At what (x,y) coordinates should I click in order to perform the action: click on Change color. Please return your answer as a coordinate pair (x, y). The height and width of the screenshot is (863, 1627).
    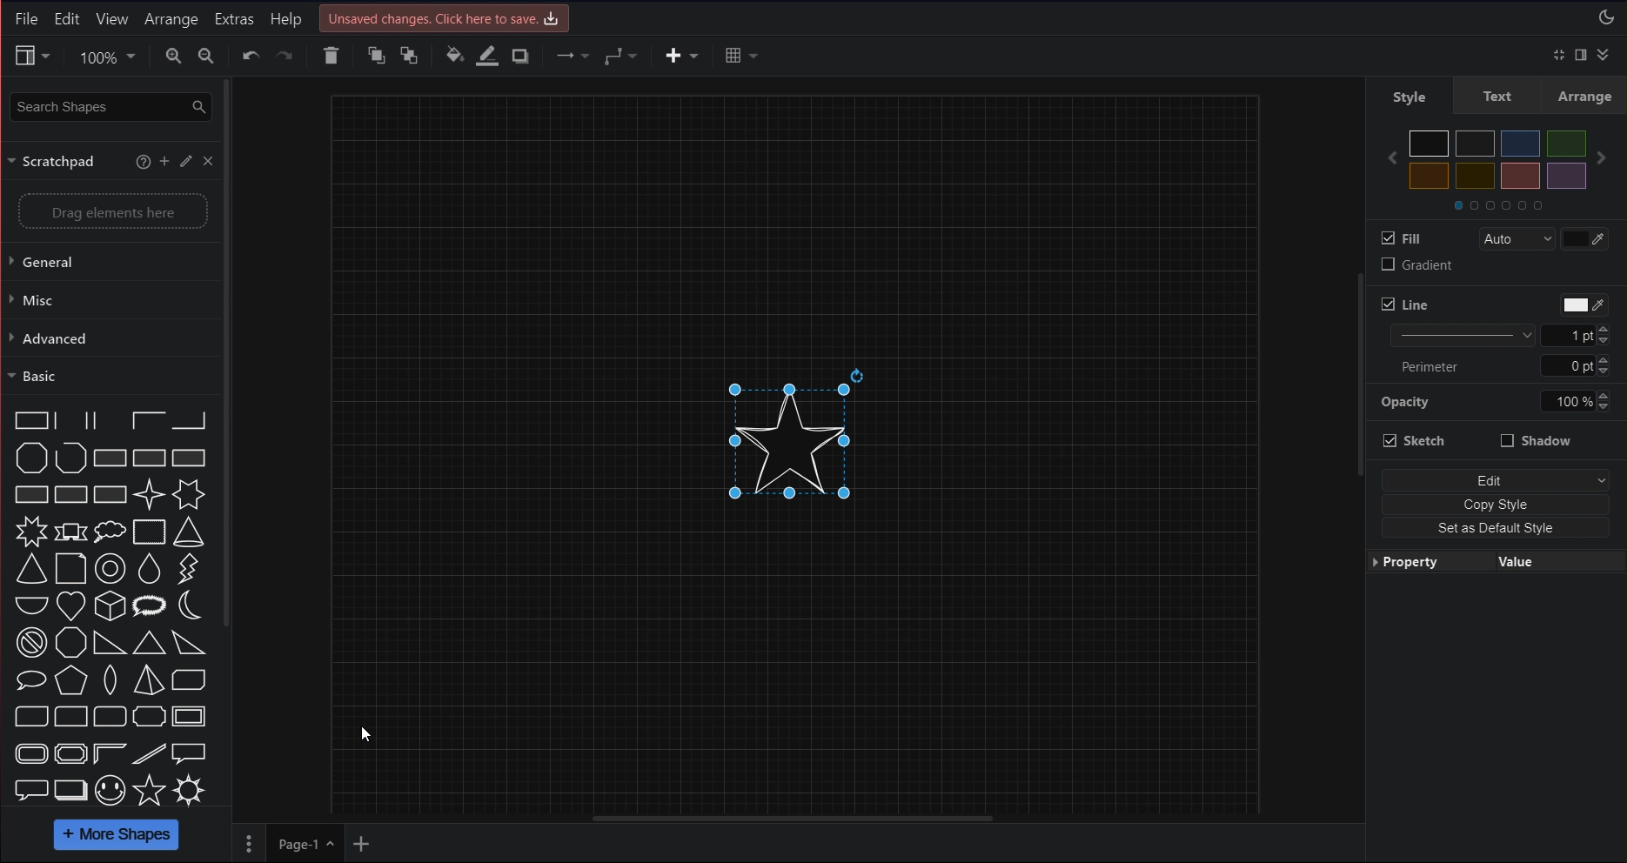
    Looking at the image, I should click on (1585, 238).